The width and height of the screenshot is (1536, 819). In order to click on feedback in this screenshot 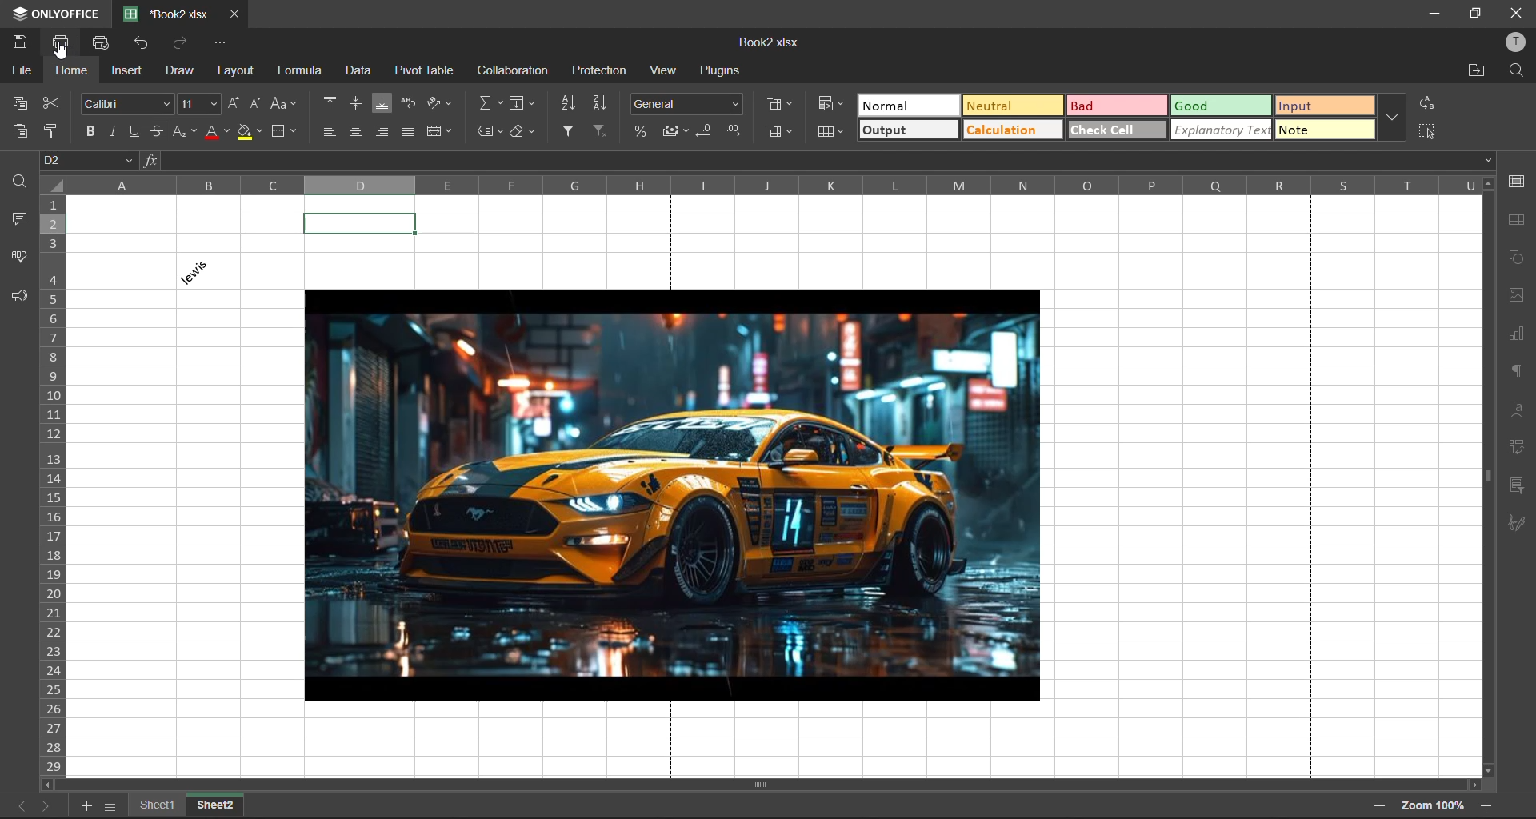, I will do `click(18, 296)`.